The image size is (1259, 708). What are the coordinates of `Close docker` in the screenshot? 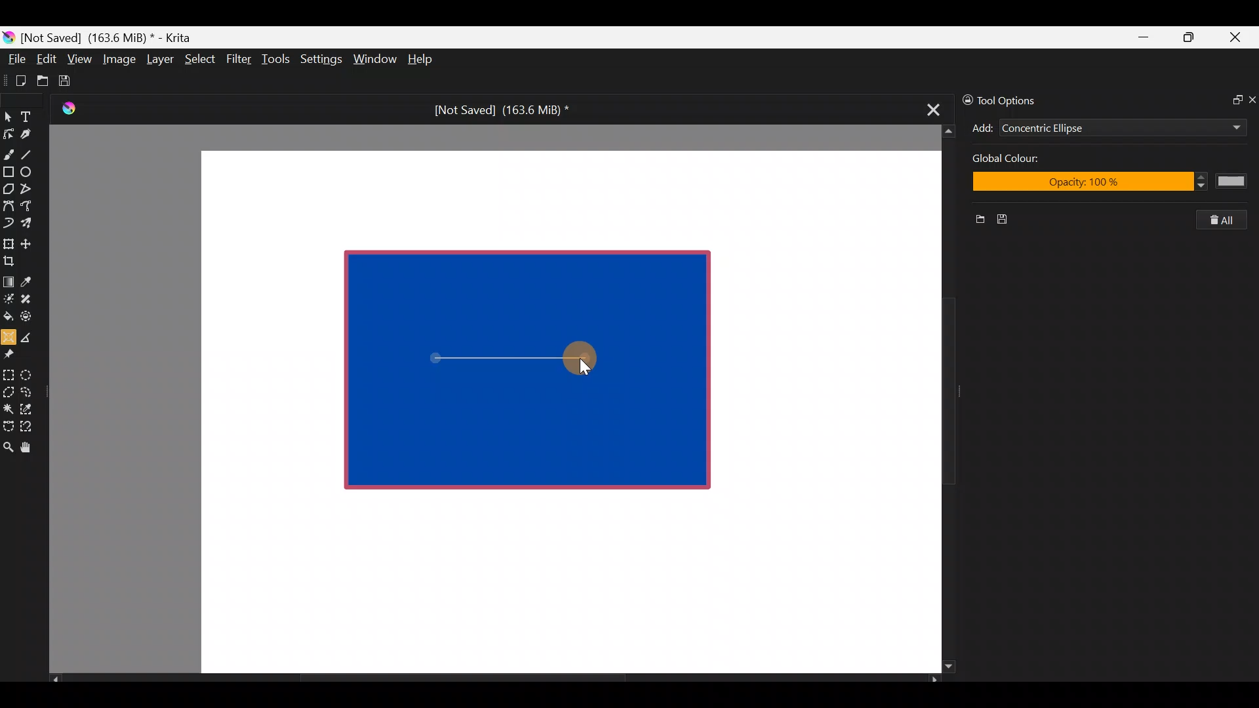 It's located at (1251, 99).